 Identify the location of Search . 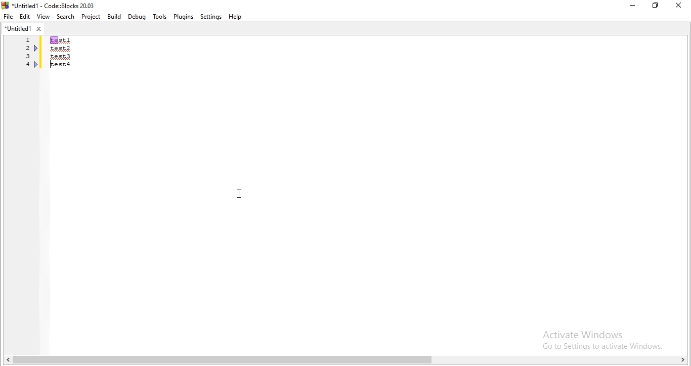
(64, 16).